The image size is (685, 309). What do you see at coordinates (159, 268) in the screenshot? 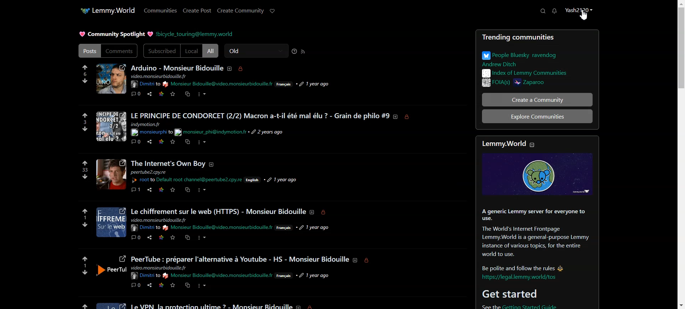
I see `` at bounding box center [159, 268].